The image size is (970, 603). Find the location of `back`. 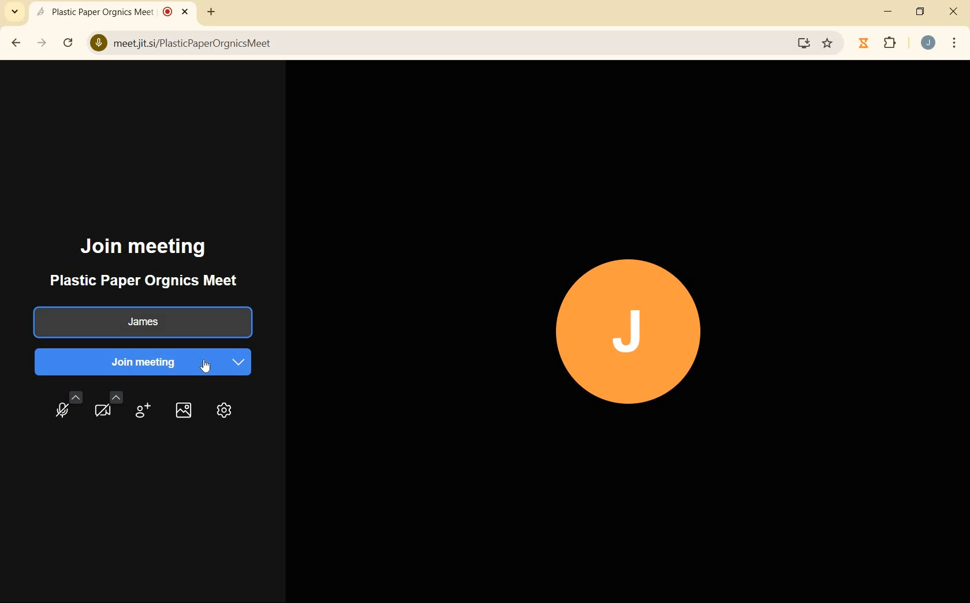

back is located at coordinates (17, 43).